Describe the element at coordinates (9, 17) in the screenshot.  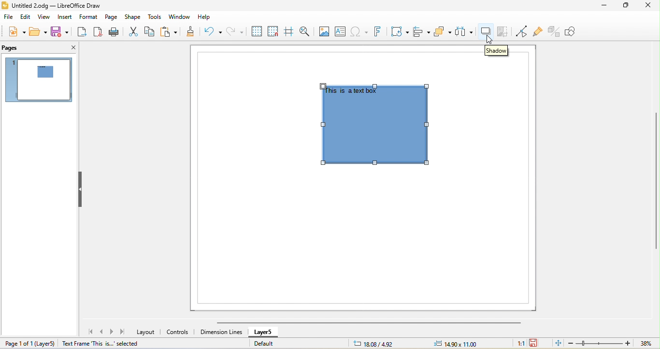
I see `file` at that location.